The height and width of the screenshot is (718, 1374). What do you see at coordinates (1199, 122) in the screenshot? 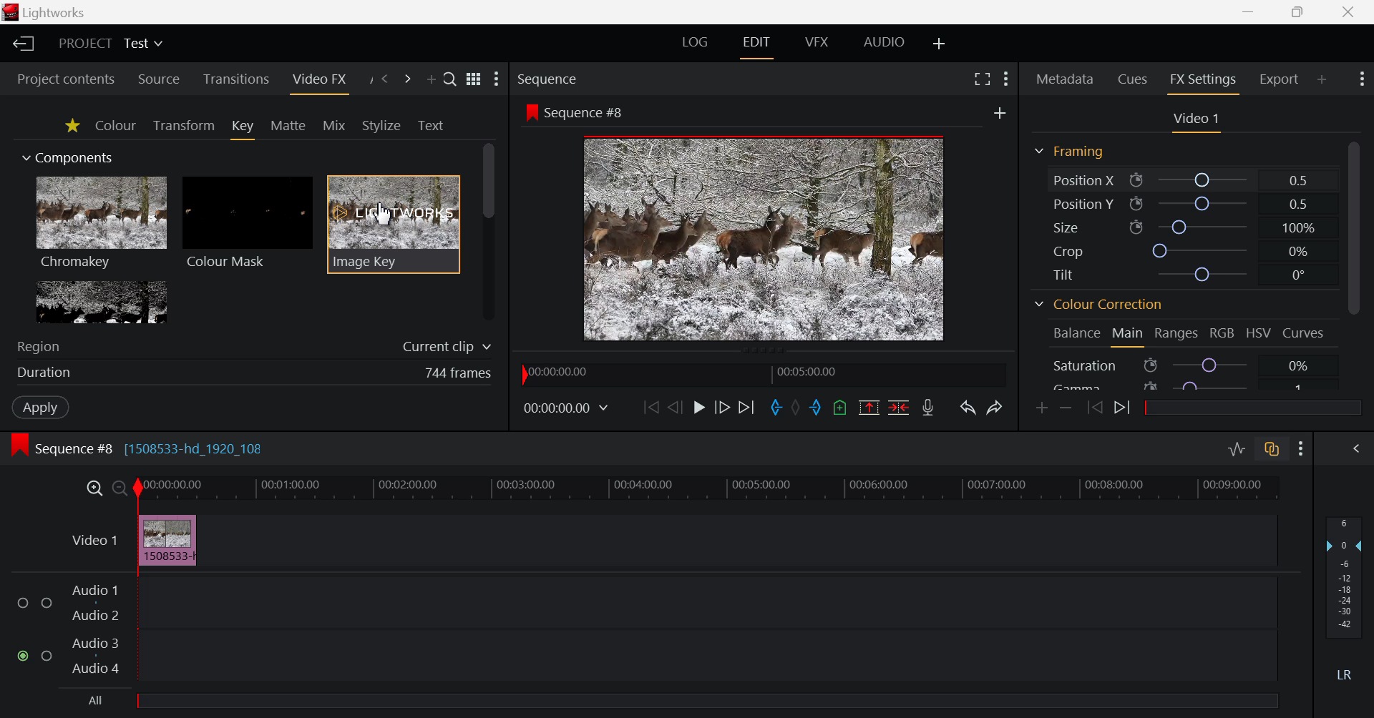
I see `Video Settings` at bounding box center [1199, 122].